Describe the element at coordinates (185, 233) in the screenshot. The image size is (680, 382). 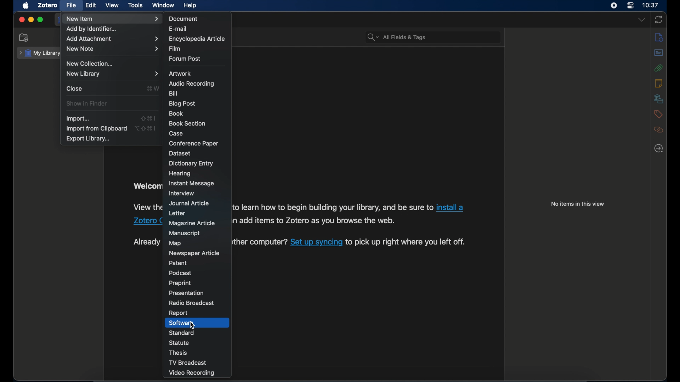
I see `manuscript` at that location.